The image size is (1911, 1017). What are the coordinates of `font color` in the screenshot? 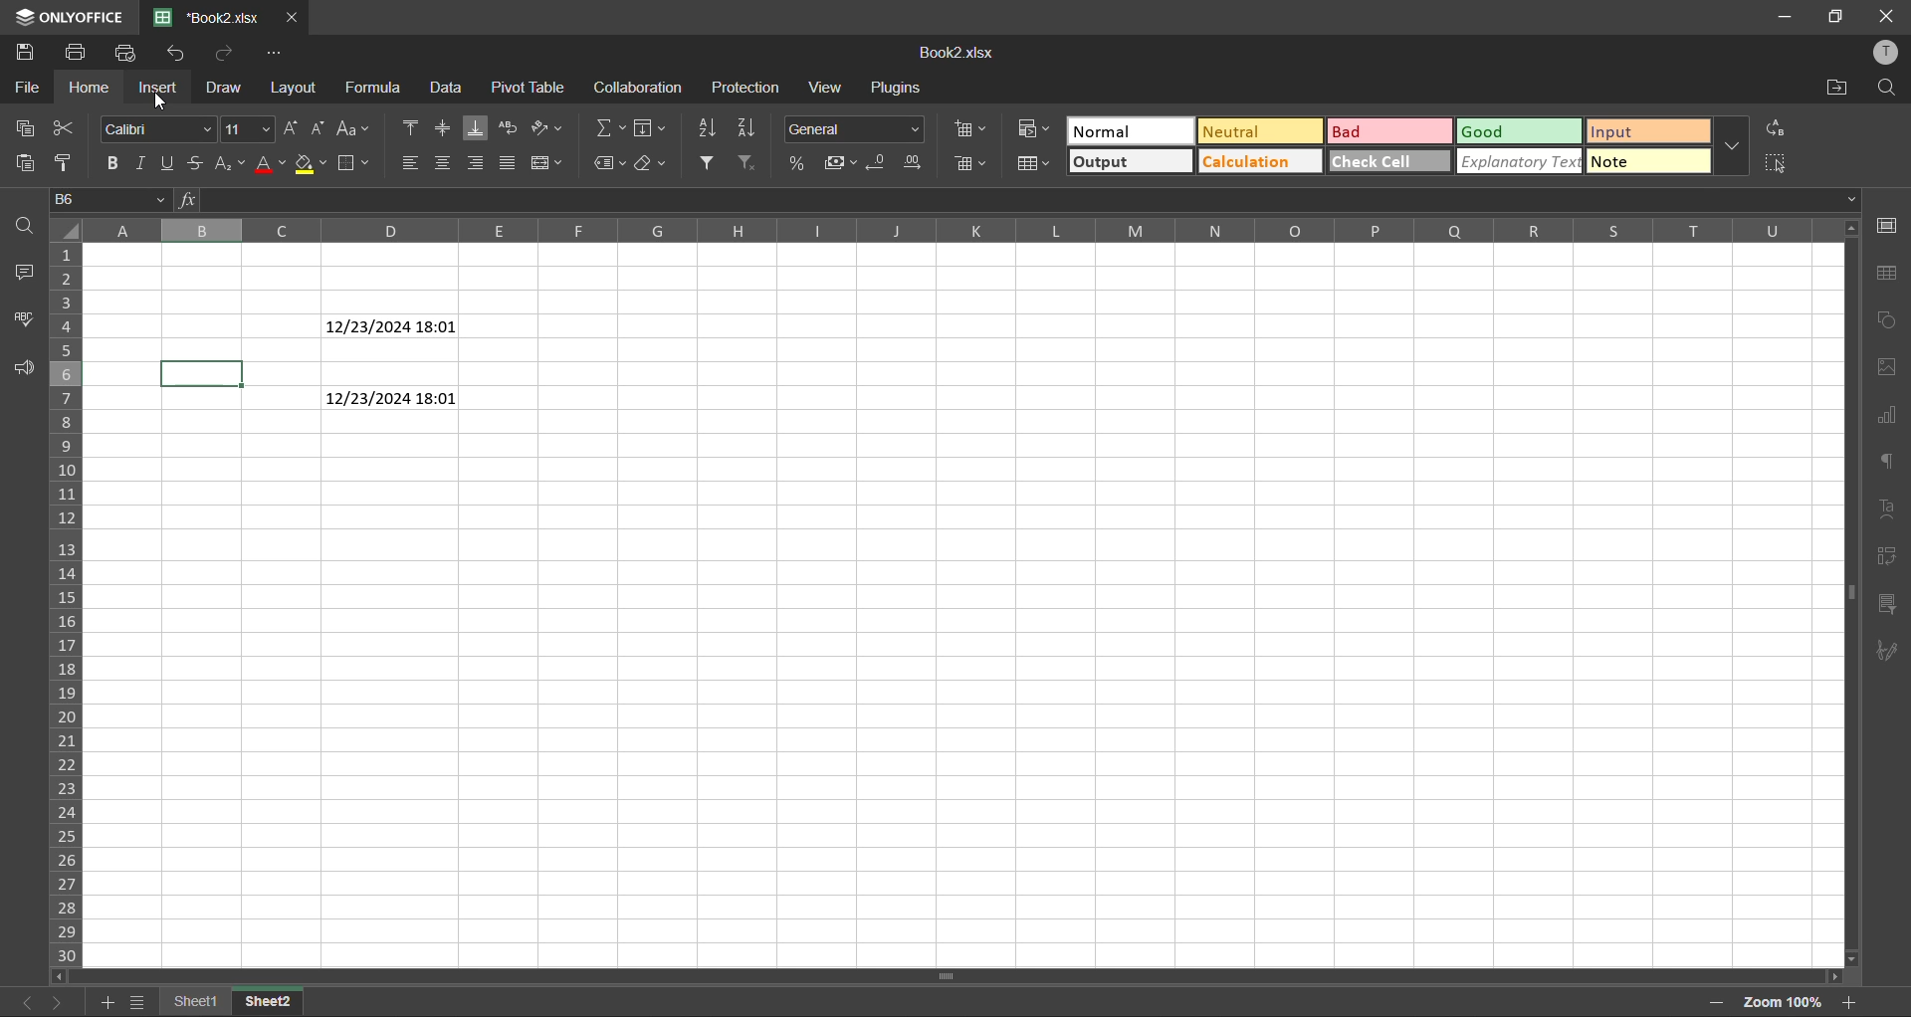 It's located at (271, 165).